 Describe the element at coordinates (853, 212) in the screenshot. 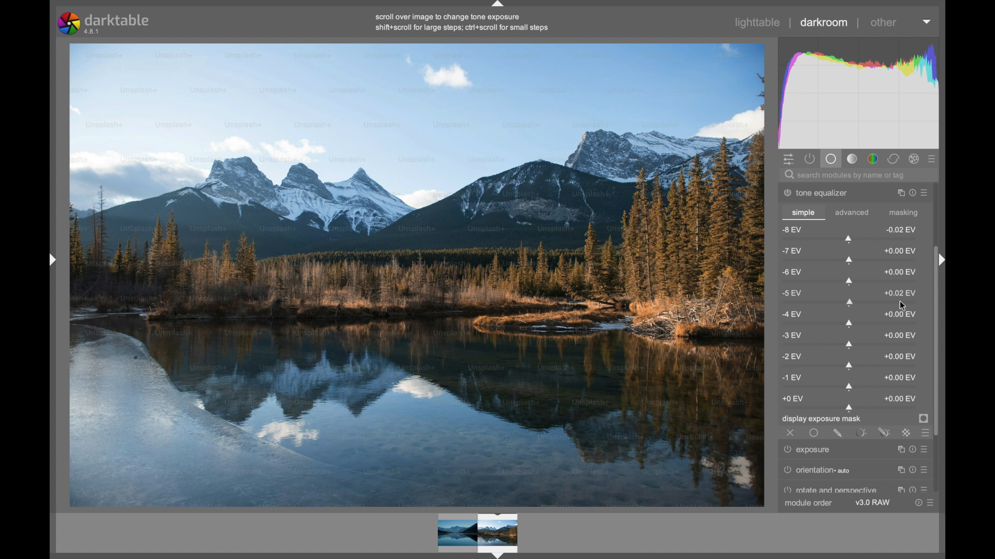

I see `advanced` at that location.